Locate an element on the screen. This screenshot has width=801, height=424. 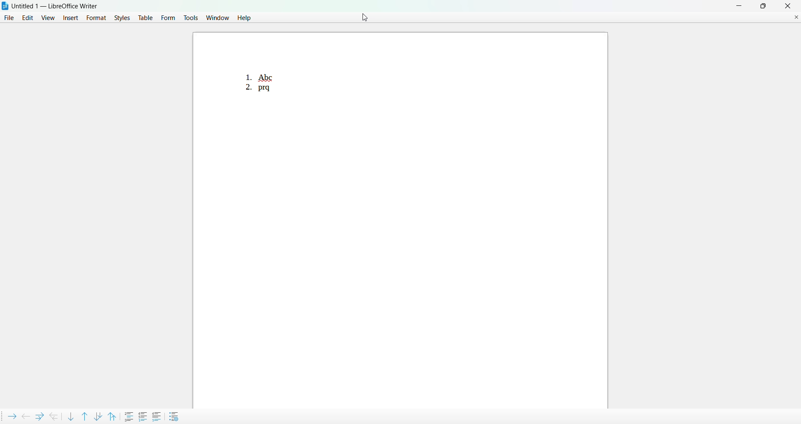
table is located at coordinates (145, 18).